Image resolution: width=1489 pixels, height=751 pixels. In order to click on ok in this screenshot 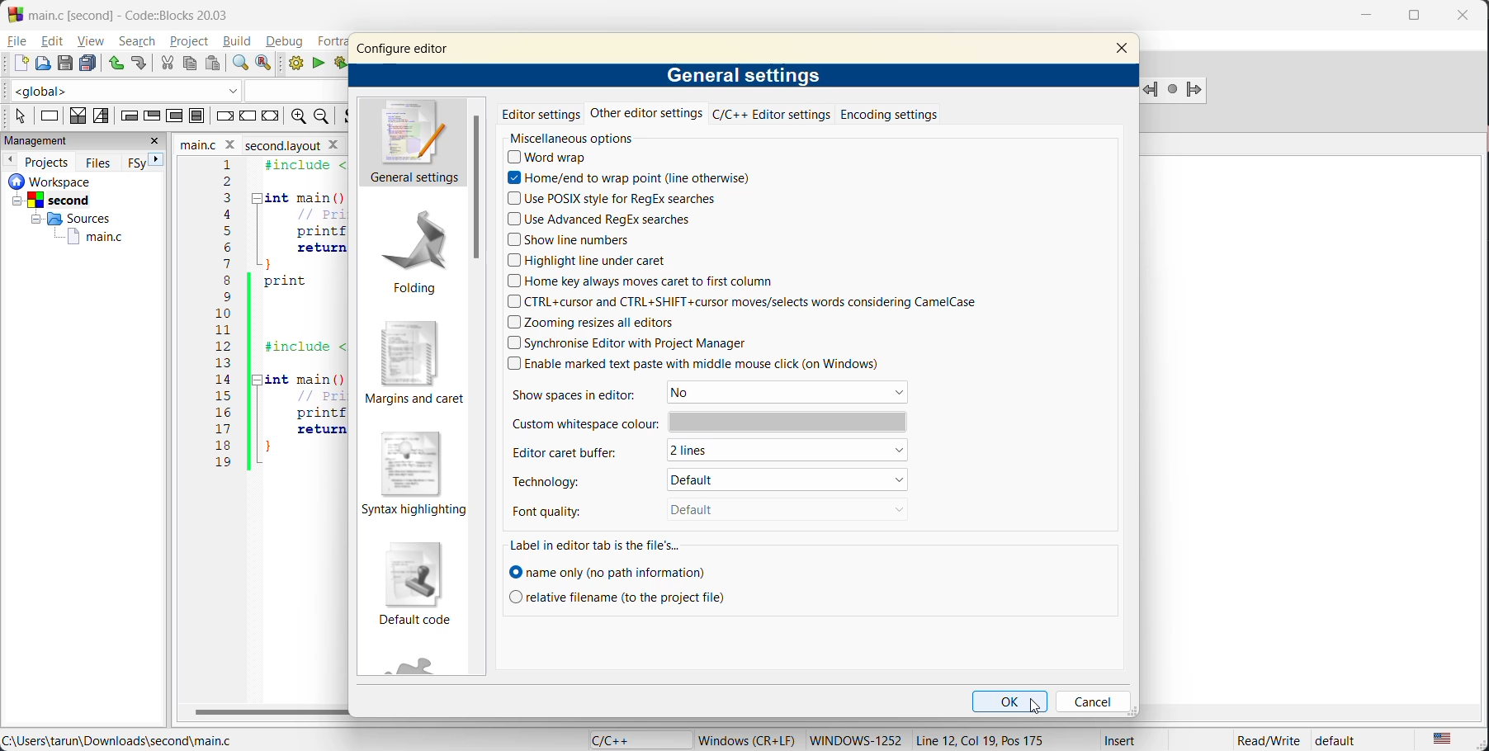, I will do `click(1011, 702)`.